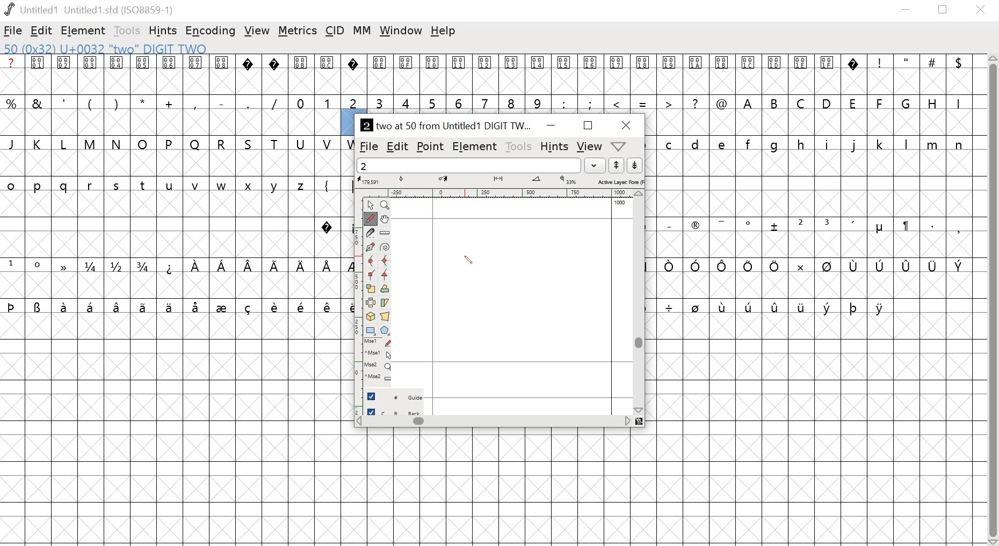 Image resolution: width=999 pixels, height=546 pixels. Describe the element at coordinates (380, 355) in the screenshot. I see `mouse left button + Ctrl` at that location.